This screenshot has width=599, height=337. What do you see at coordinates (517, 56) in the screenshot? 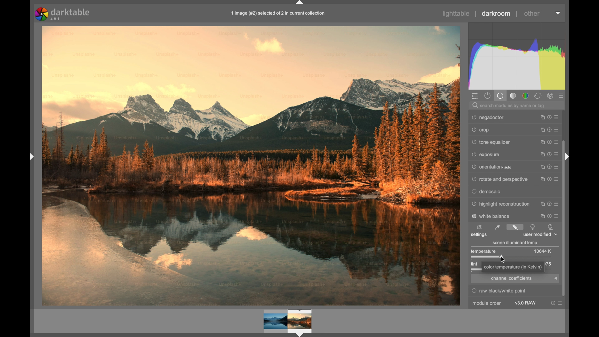
I see `histogram` at bounding box center [517, 56].